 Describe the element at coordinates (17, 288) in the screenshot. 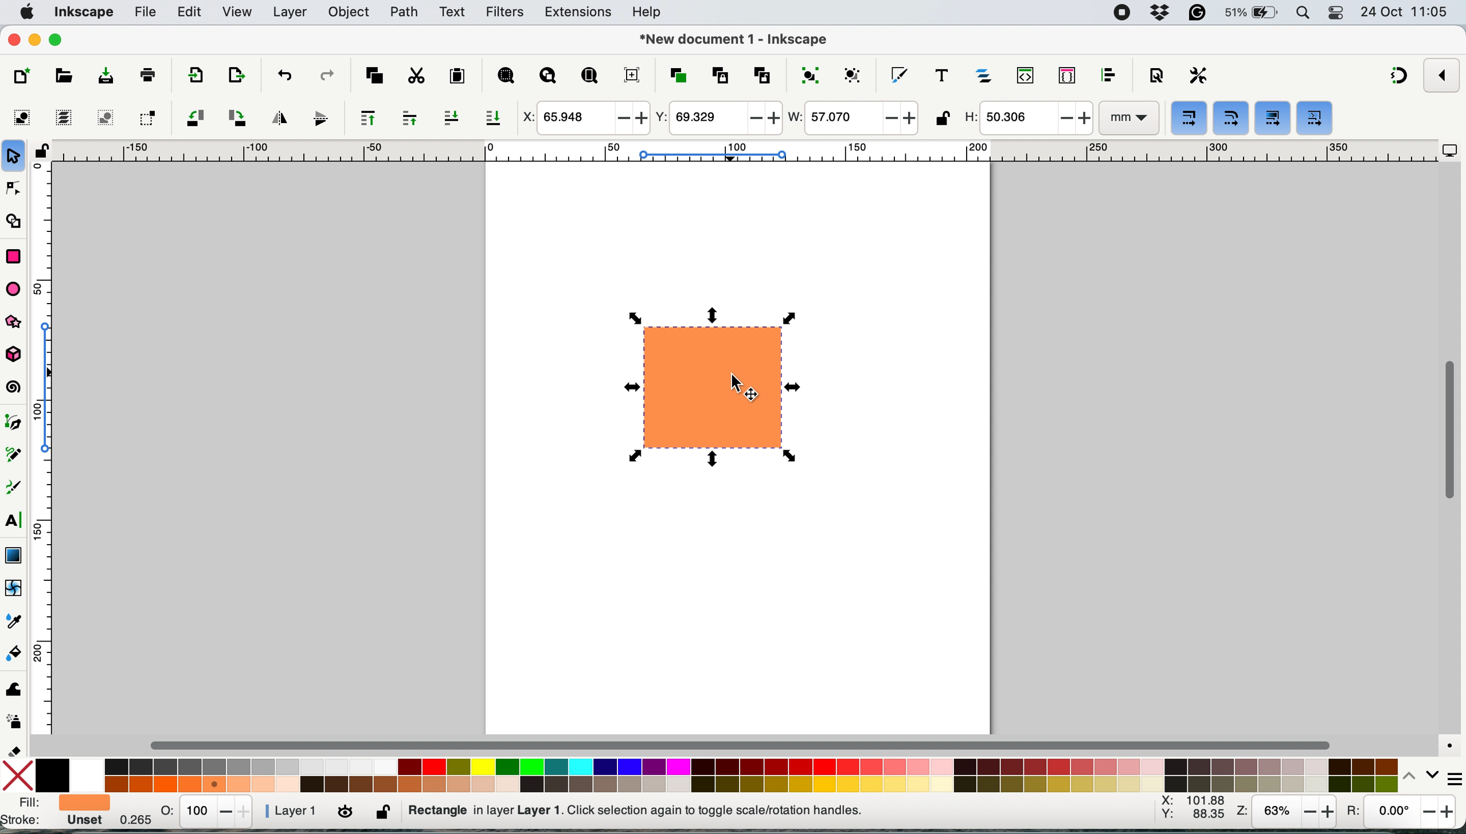

I see `ellipse arc tol` at that location.